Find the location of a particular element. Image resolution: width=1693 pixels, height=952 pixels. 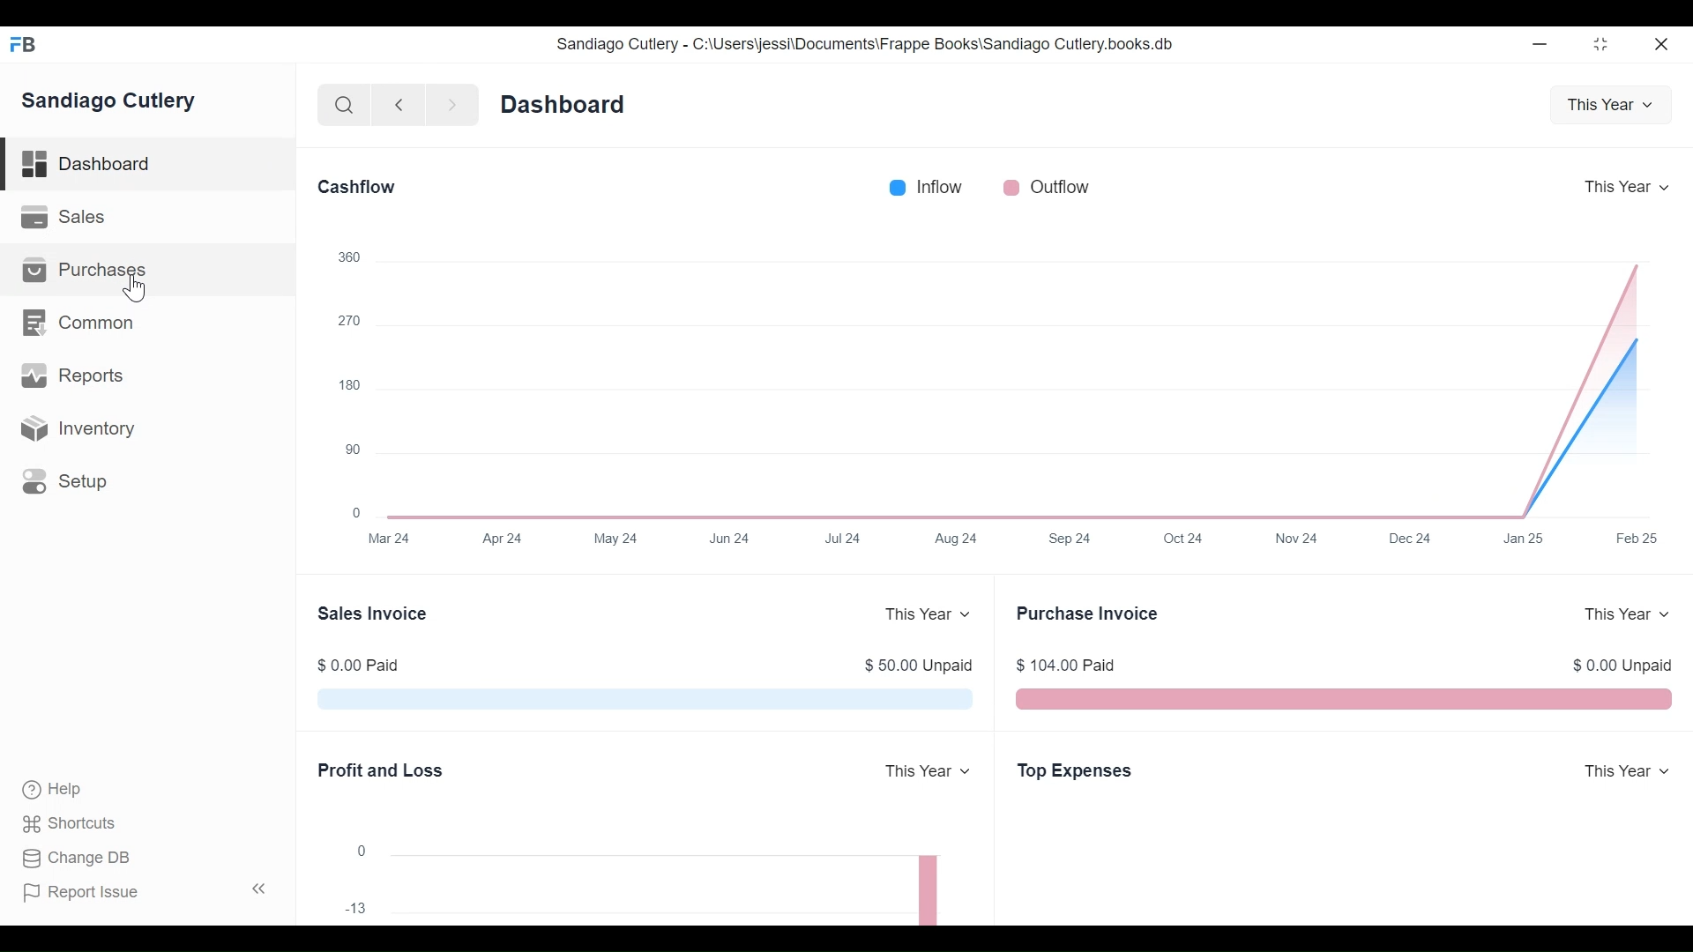

Dashboard is located at coordinates (563, 106).